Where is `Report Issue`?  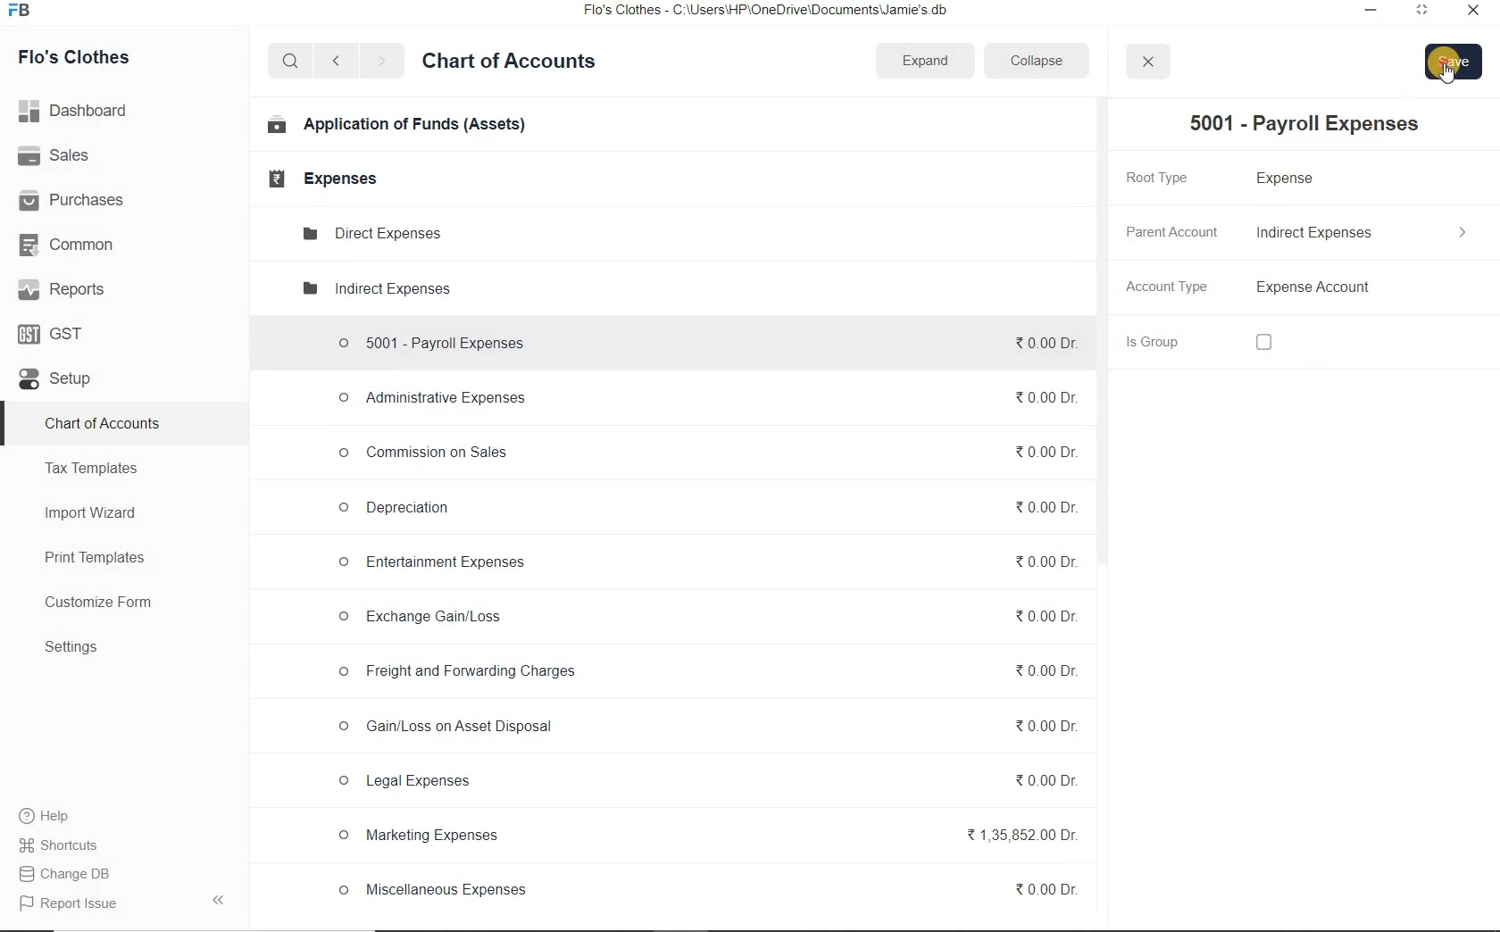
Report Issue is located at coordinates (64, 904).